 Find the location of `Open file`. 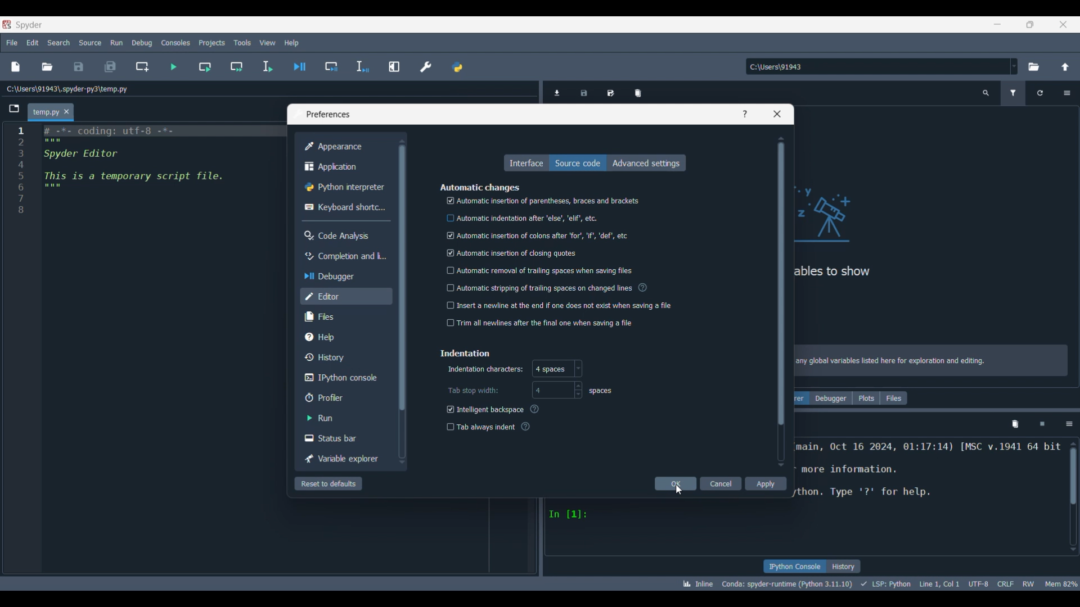

Open file is located at coordinates (47, 67).